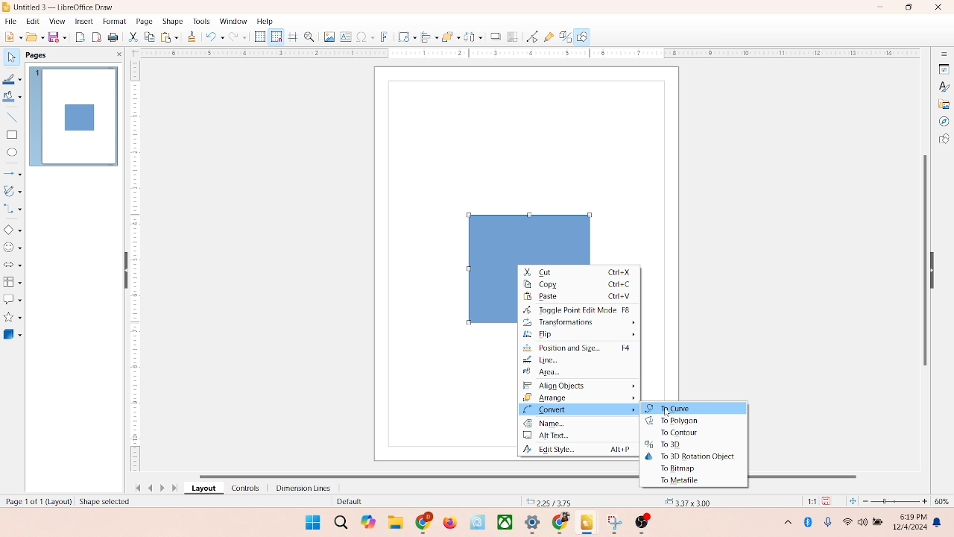 The image size is (954, 537). I want to click on to curve, so click(694, 409).